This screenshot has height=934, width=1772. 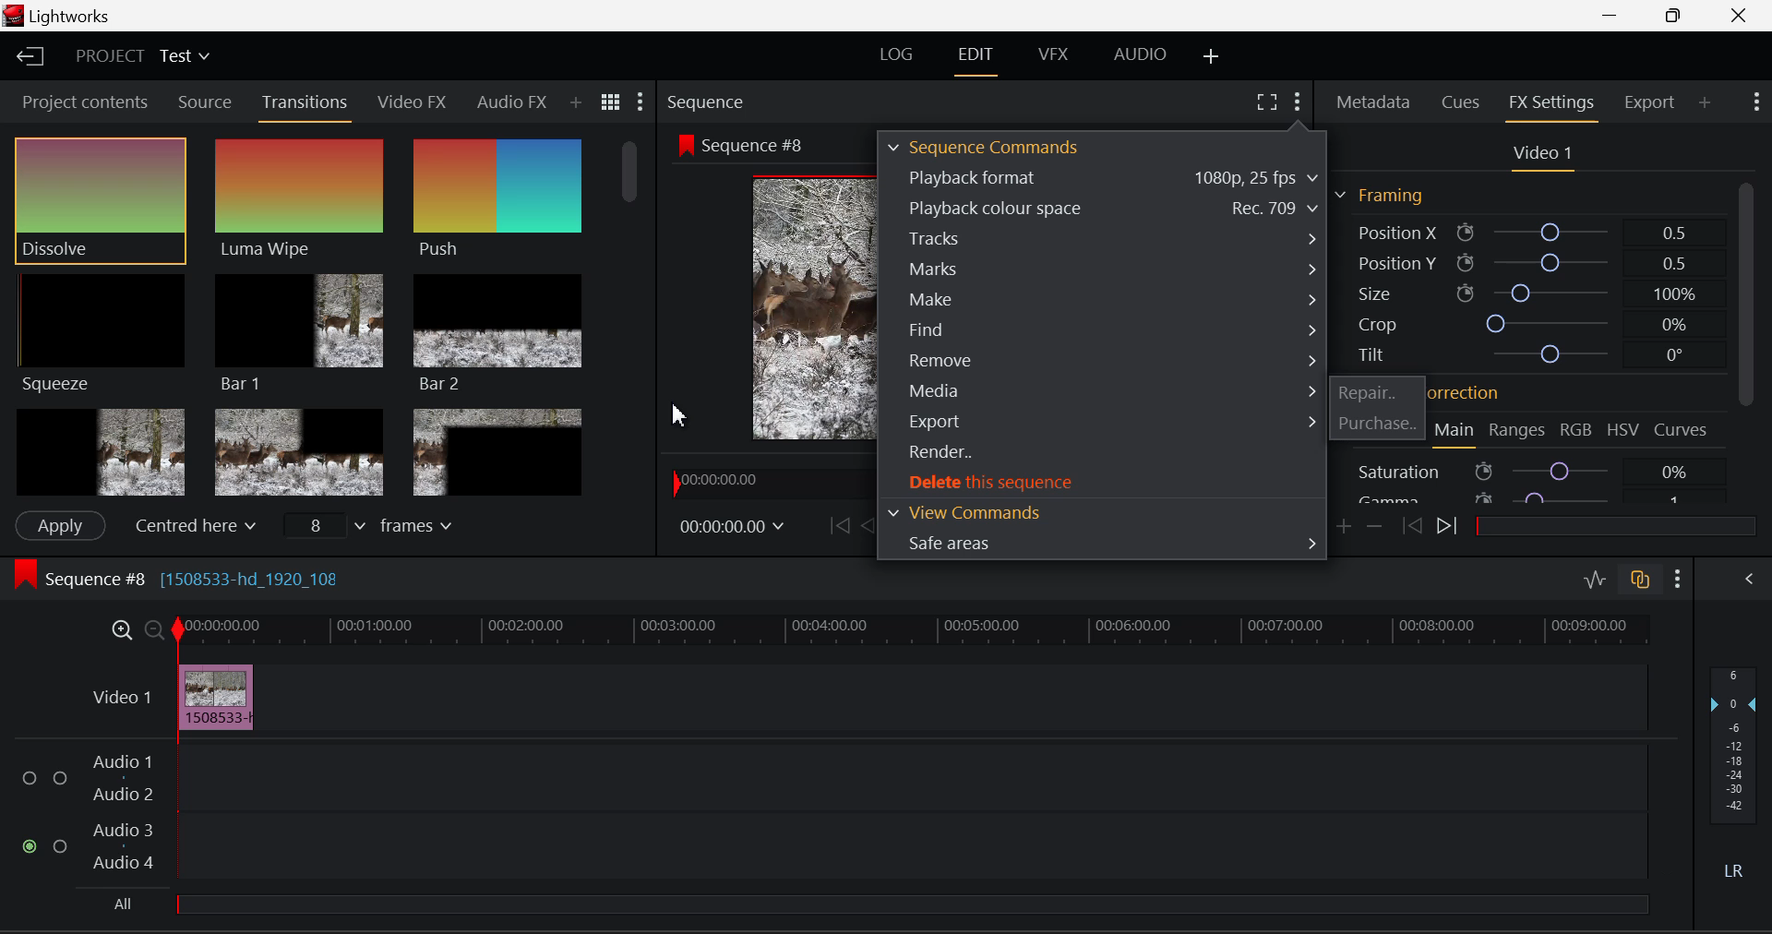 I want to click on Cursor Click to Exit Menu, so click(x=682, y=414).